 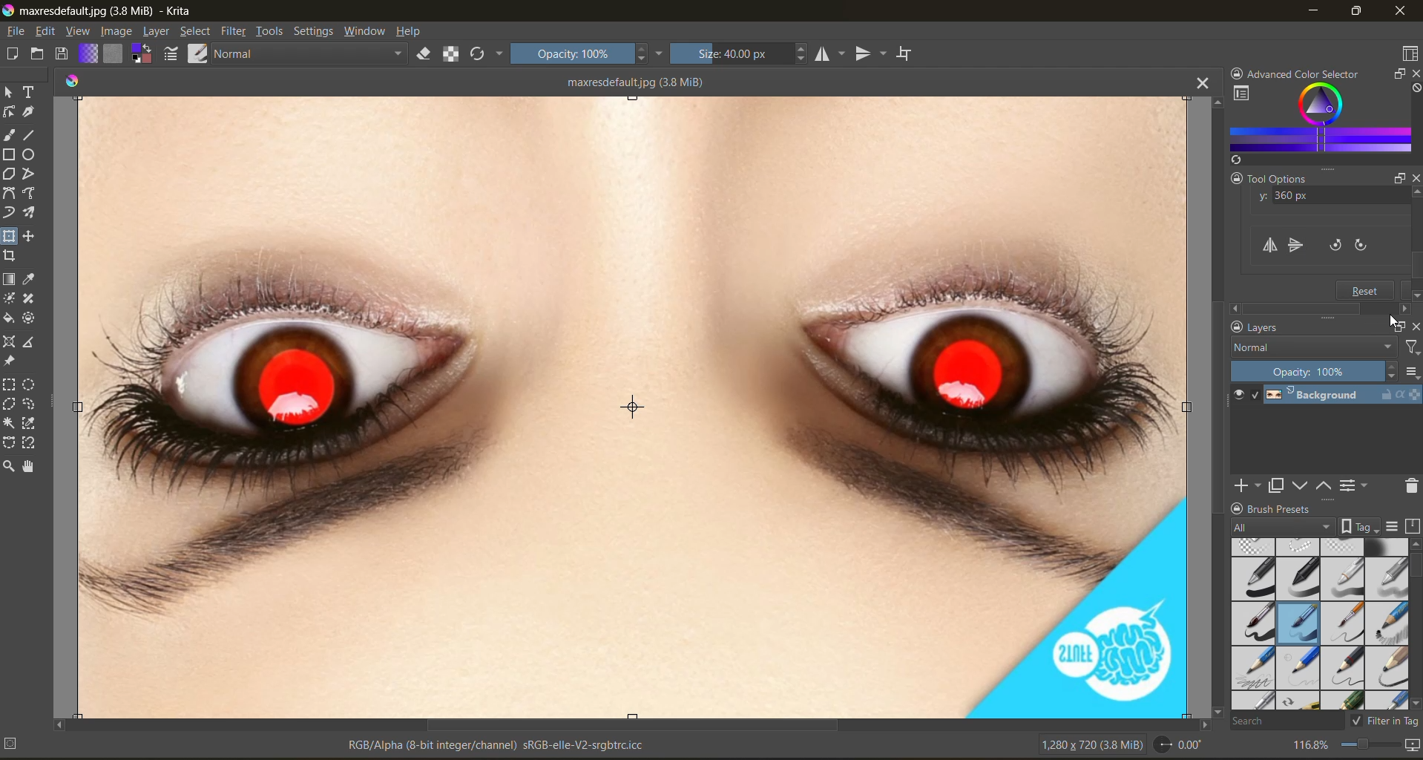 What do you see at coordinates (272, 31) in the screenshot?
I see `tools` at bounding box center [272, 31].